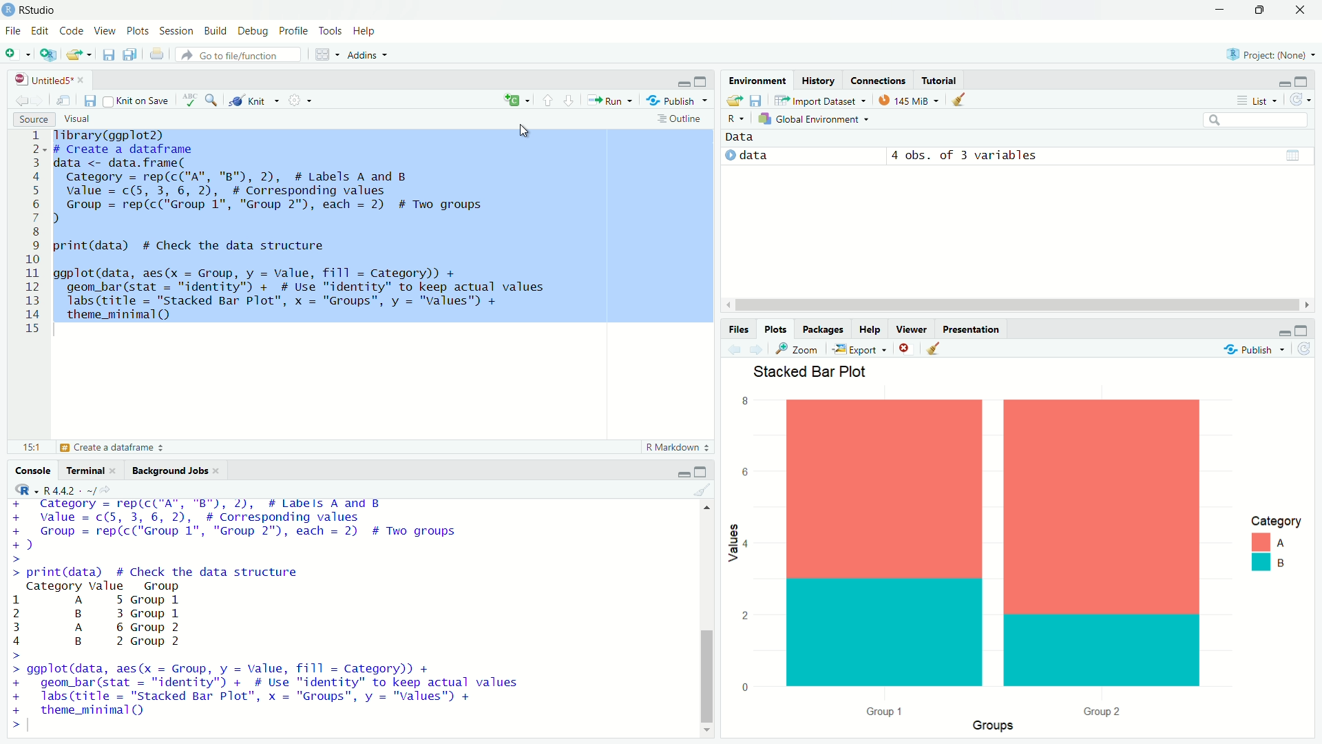  What do you see at coordinates (1019, 566) in the screenshot?
I see `Plot` at bounding box center [1019, 566].